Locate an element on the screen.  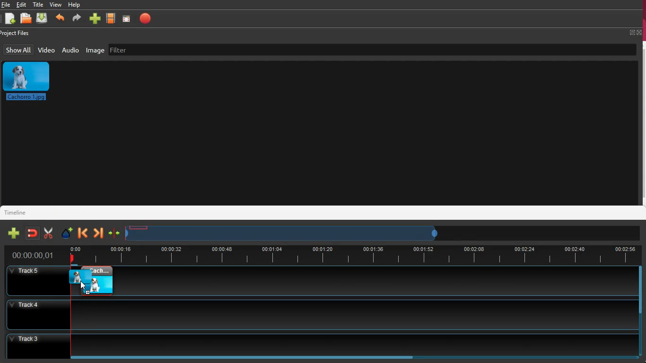
timeline is located at coordinates (285, 233).